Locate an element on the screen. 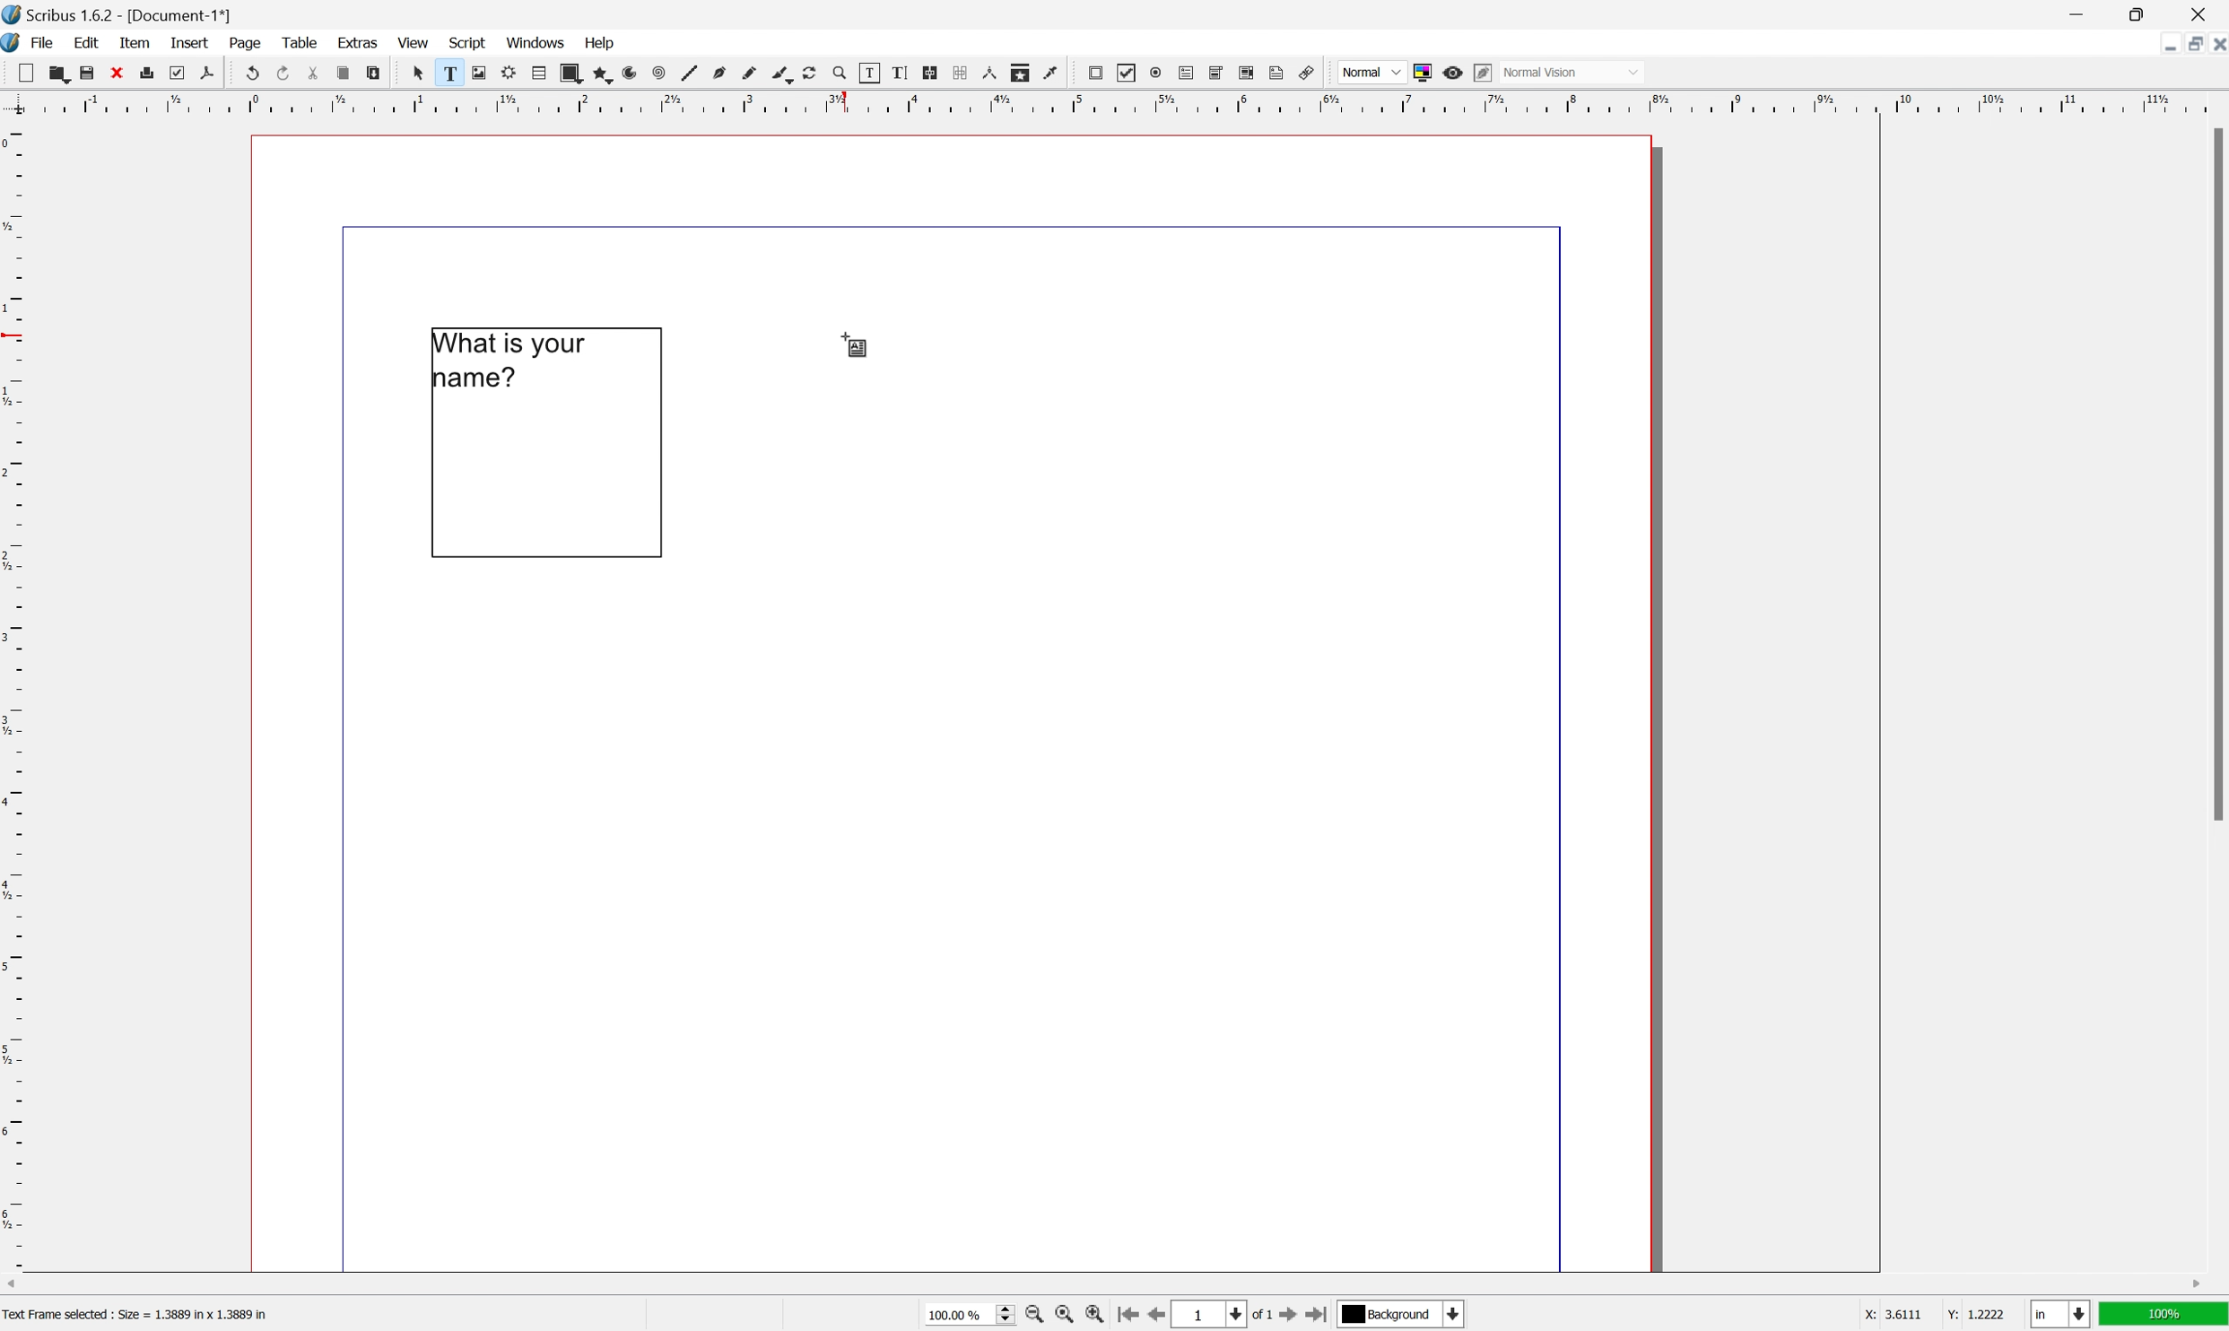 The width and height of the screenshot is (2229, 1331). restore down is located at coordinates (2143, 13).